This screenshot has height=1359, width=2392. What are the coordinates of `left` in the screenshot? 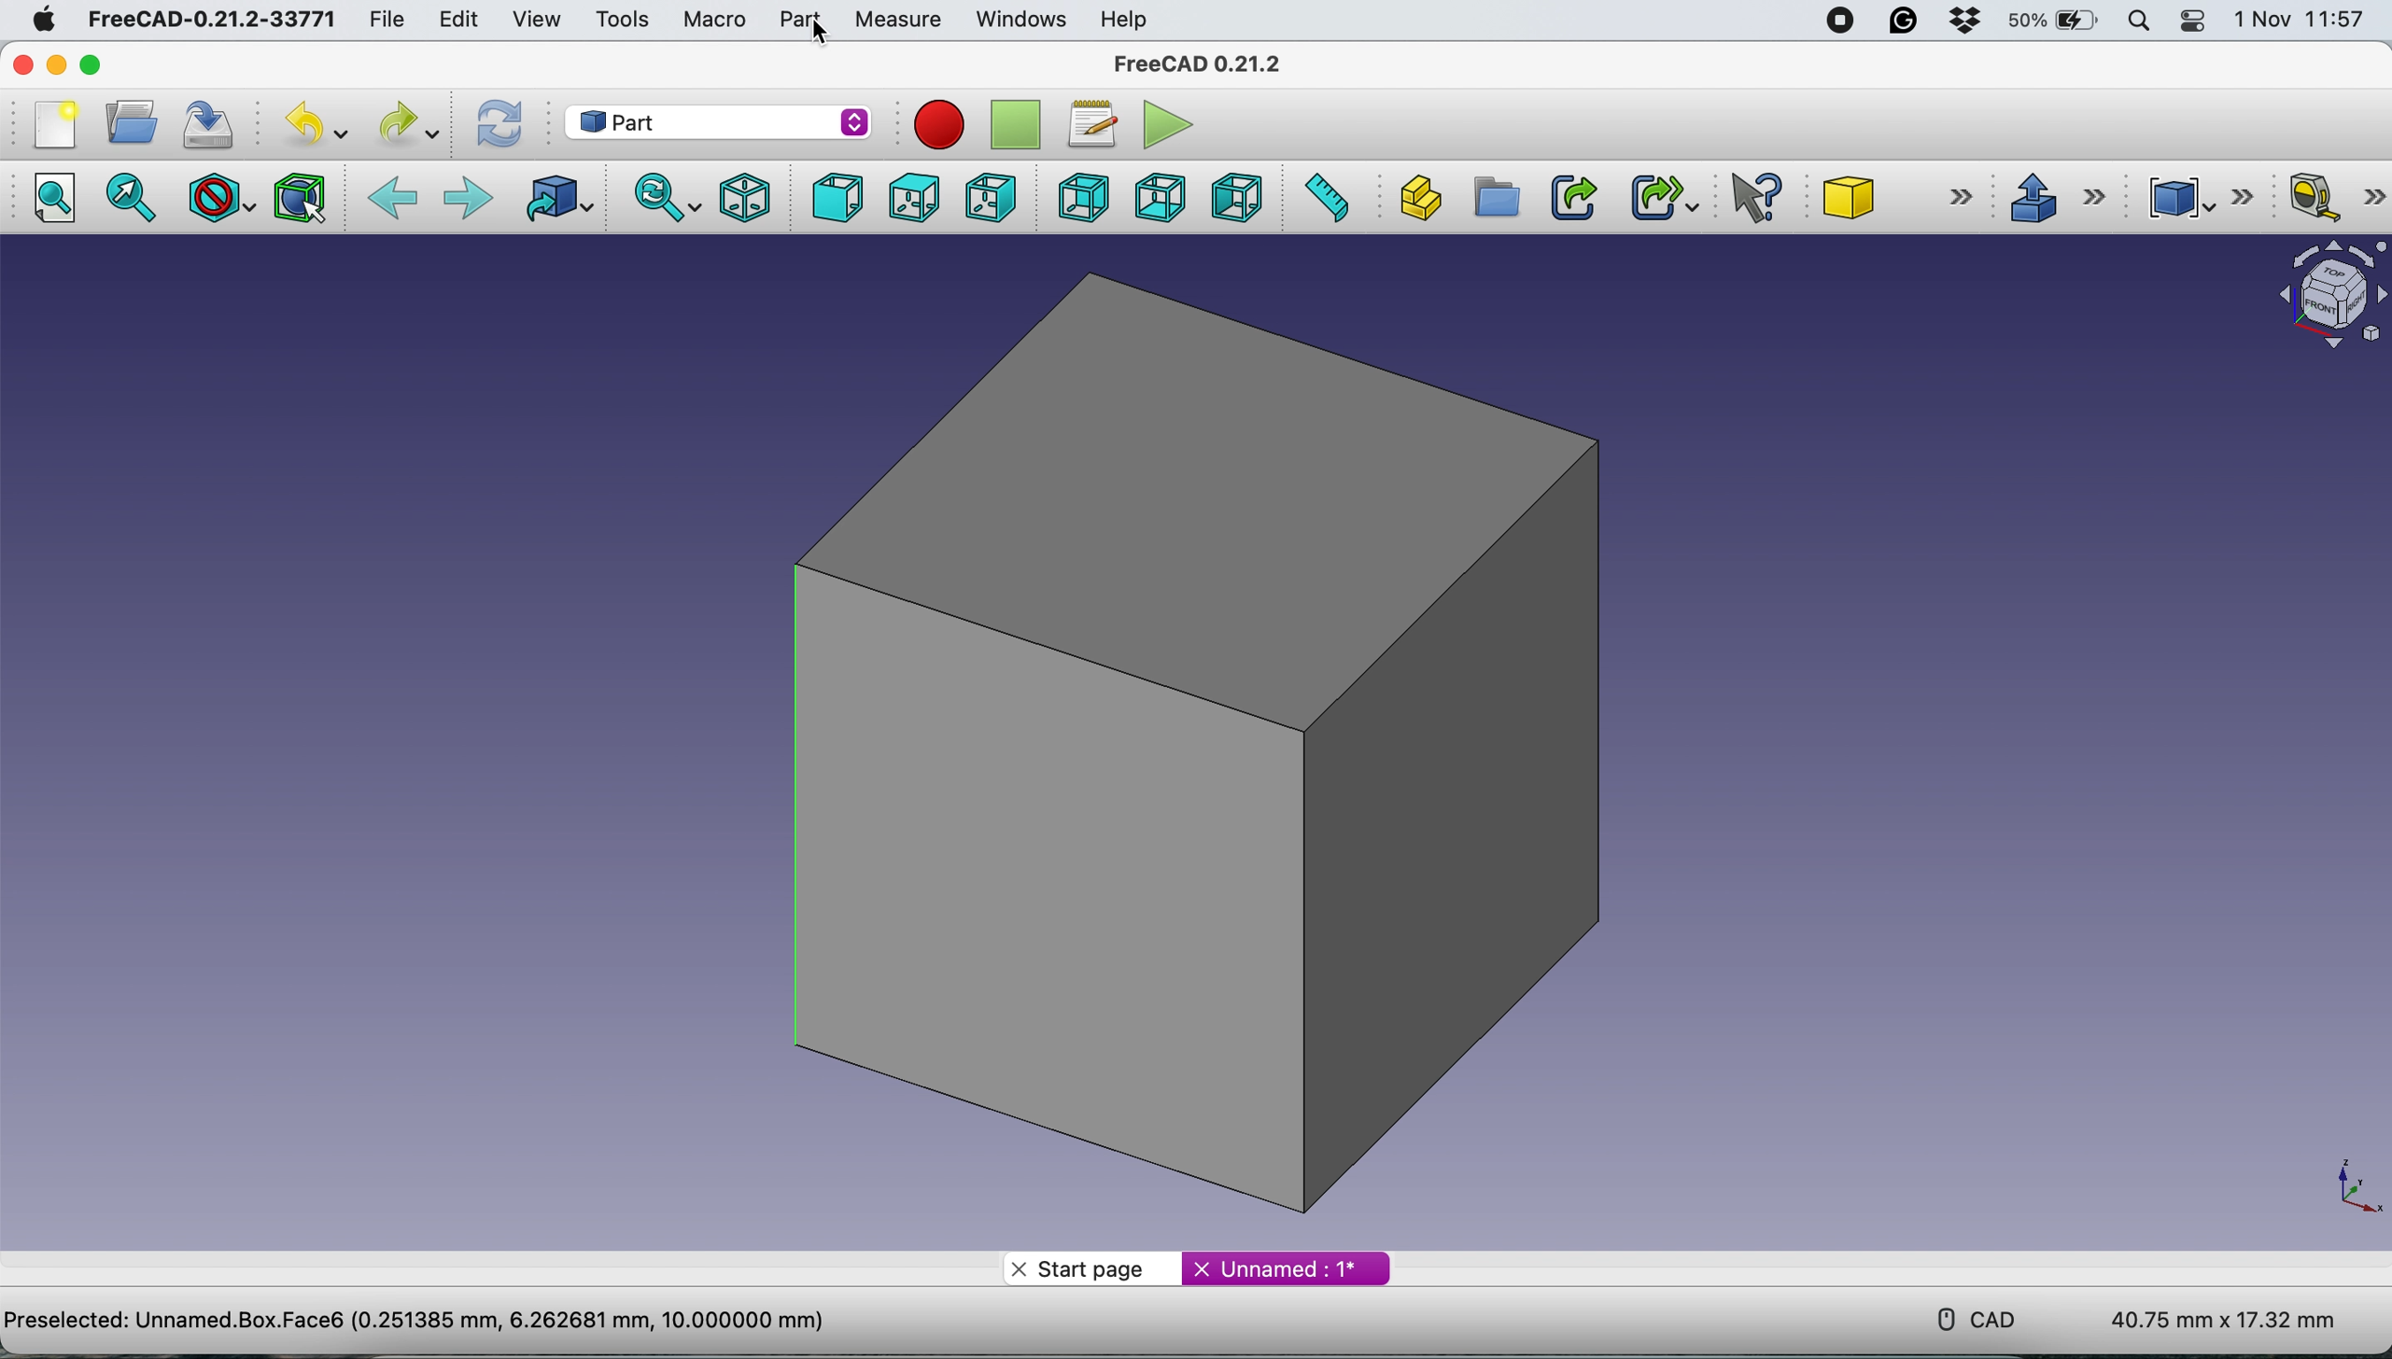 It's located at (1235, 196).